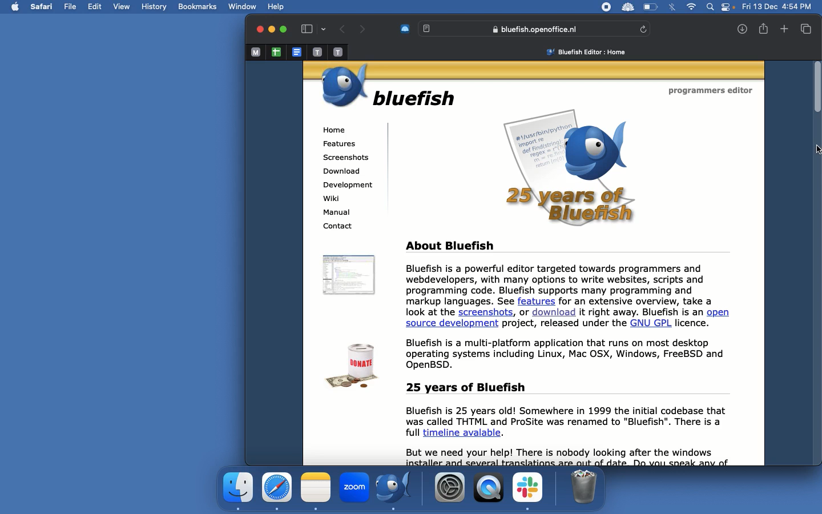 The image size is (822, 514). Describe the element at coordinates (243, 6) in the screenshot. I see `Window` at that location.